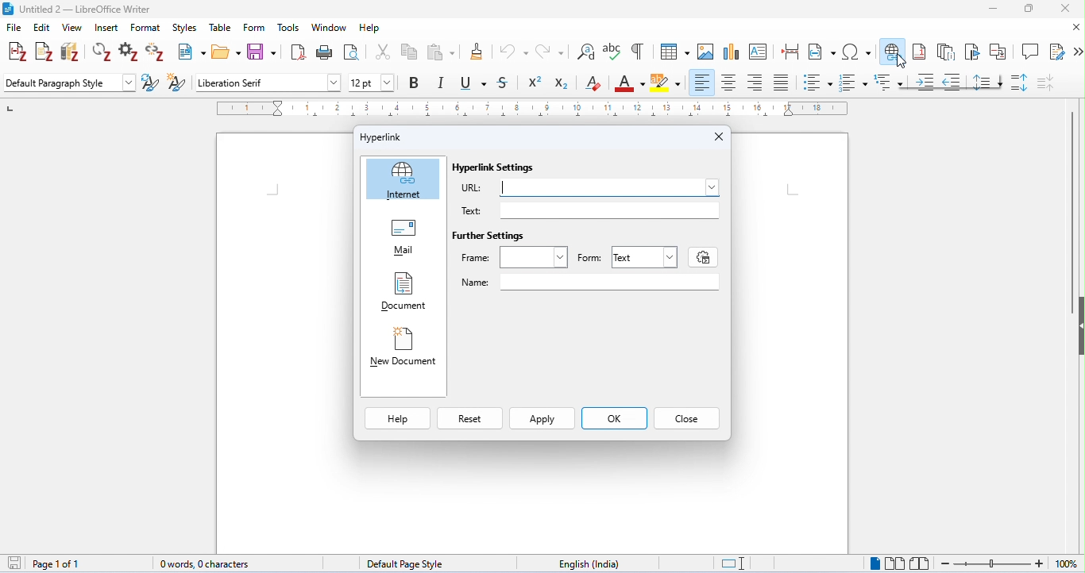  What do you see at coordinates (406, 564) in the screenshot?
I see `default page style` at bounding box center [406, 564].